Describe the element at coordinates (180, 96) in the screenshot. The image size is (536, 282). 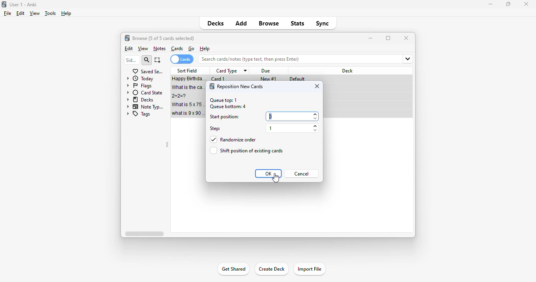
I see `2+2=?` at that location.